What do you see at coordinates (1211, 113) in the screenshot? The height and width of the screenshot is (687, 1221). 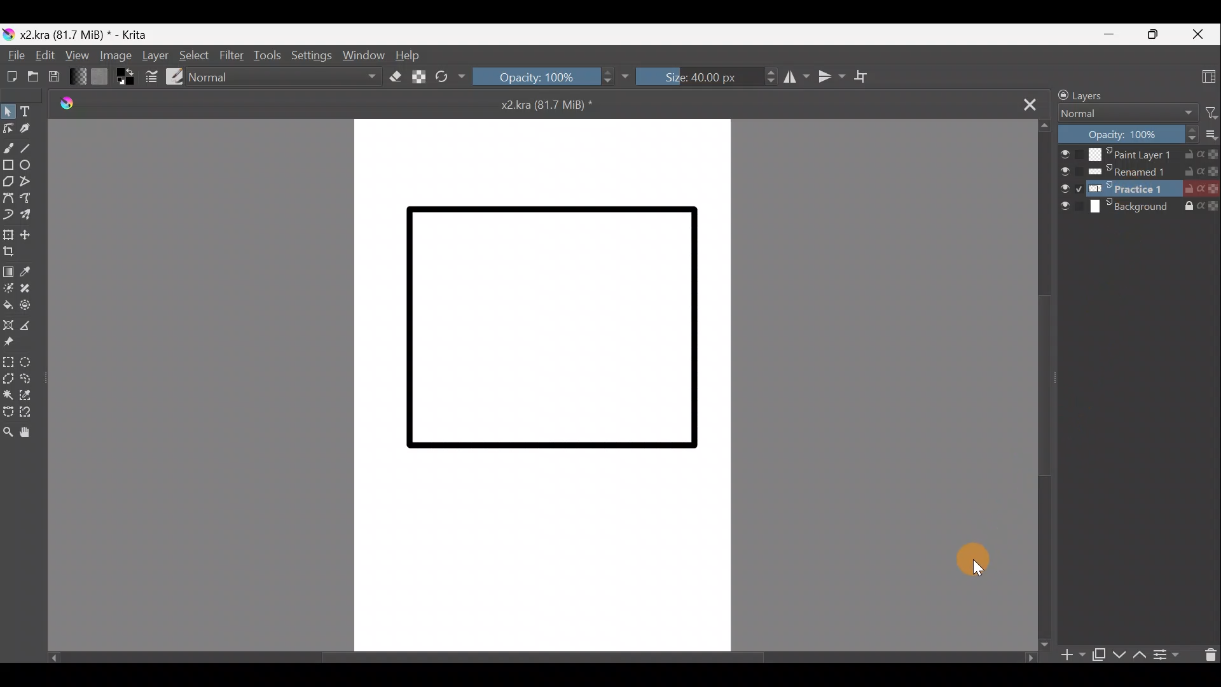 I see `Filter` at bounding box center [1211, 113].